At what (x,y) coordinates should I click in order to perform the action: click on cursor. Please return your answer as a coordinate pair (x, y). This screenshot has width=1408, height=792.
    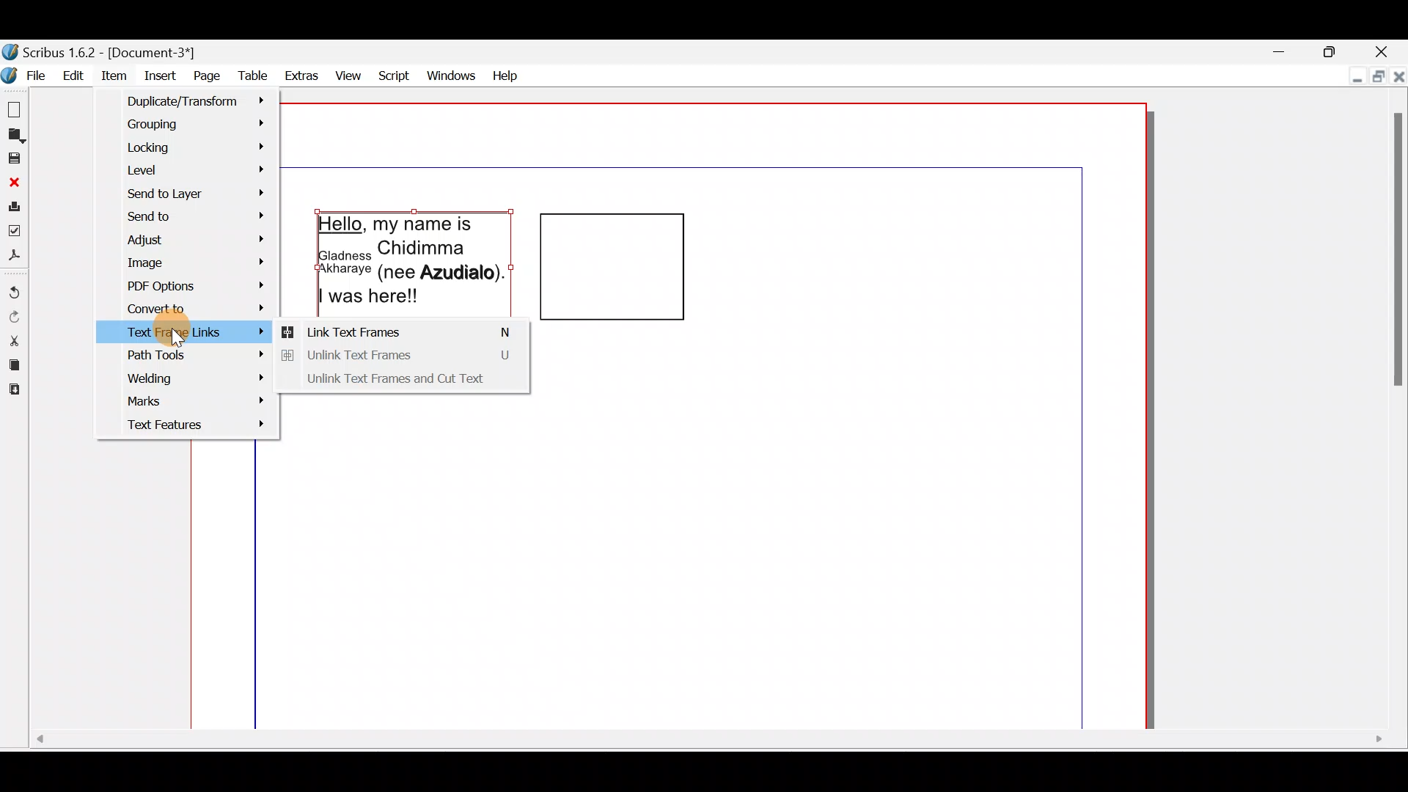
    Looking at the image, I should click on (179, 334).